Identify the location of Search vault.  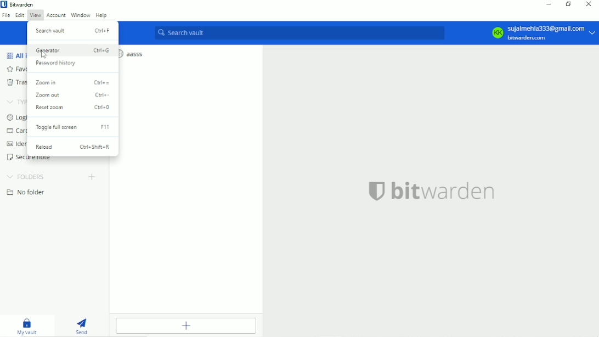
(301, 33).